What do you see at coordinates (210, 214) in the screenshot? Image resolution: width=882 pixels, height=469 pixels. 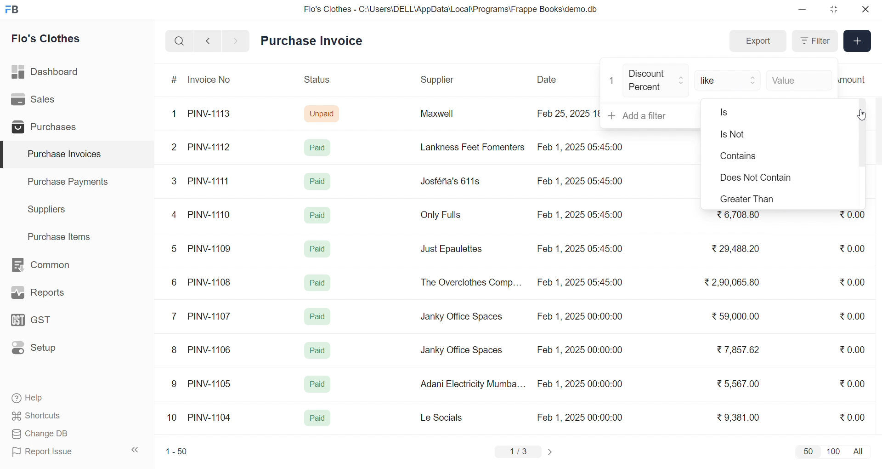 I see `PINV-1110` at bounding box center [210, 214].